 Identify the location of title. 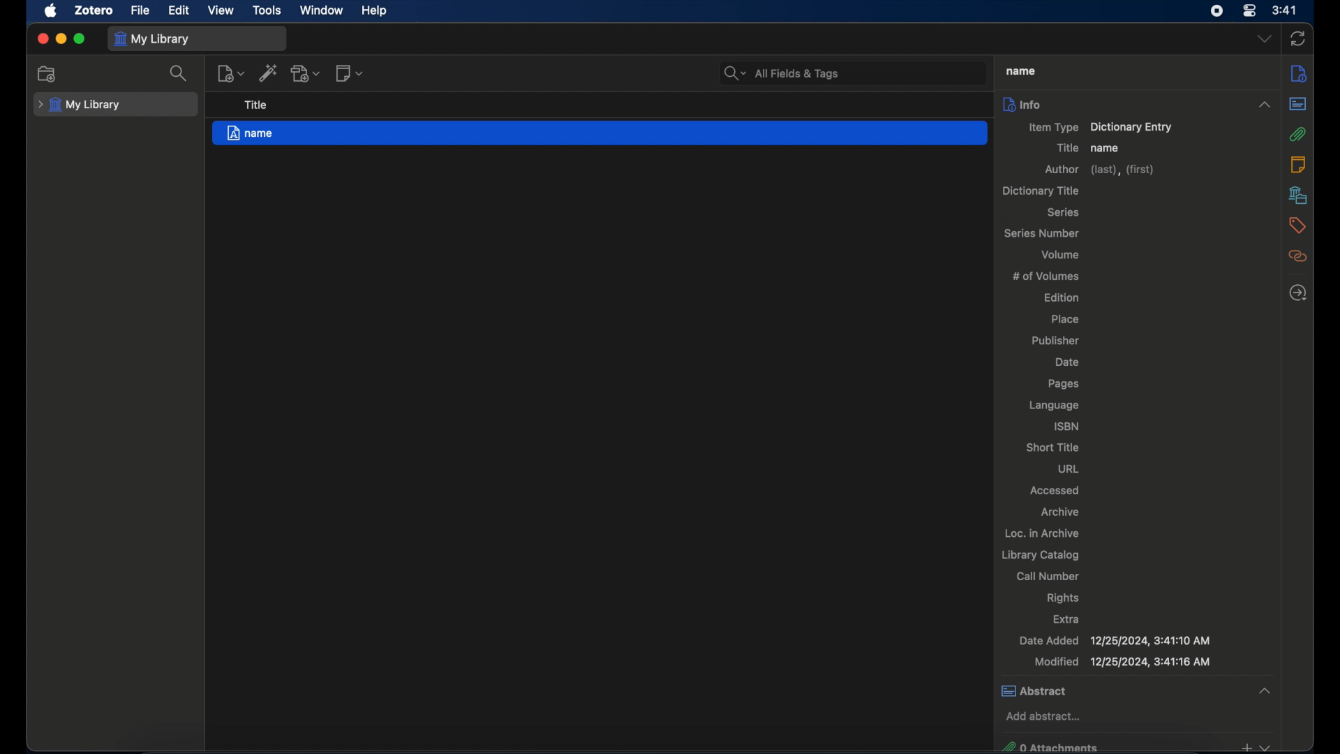
(1019, 71).